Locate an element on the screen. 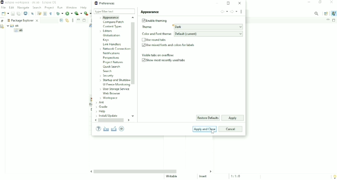  Import is located at coordinates (106, 129).